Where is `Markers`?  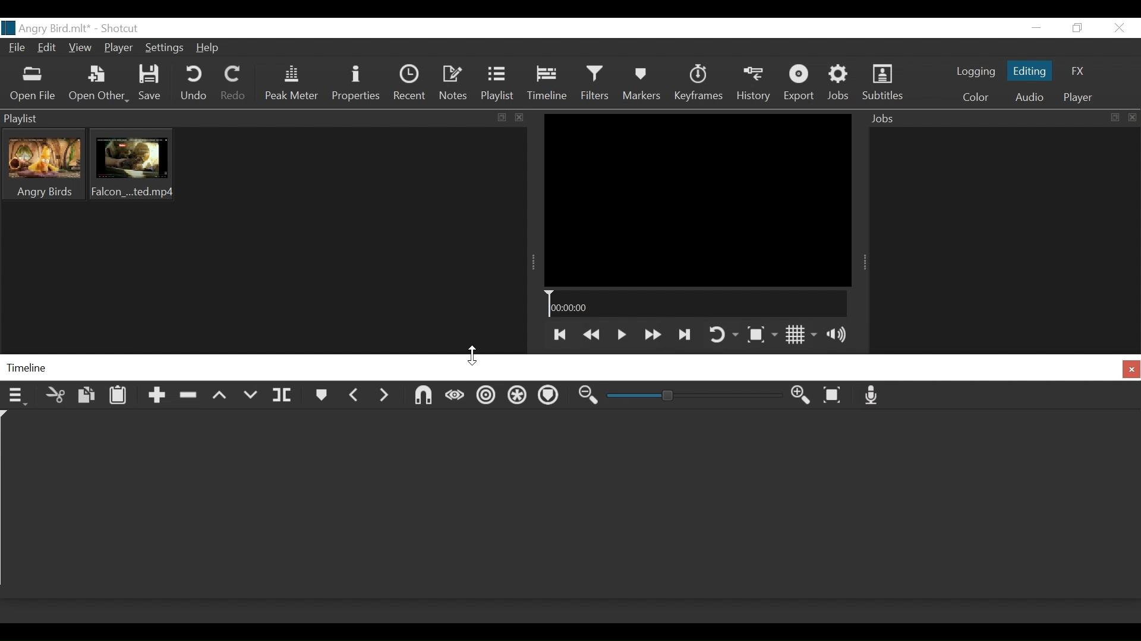 Markers is located at coordinates (643, 84).